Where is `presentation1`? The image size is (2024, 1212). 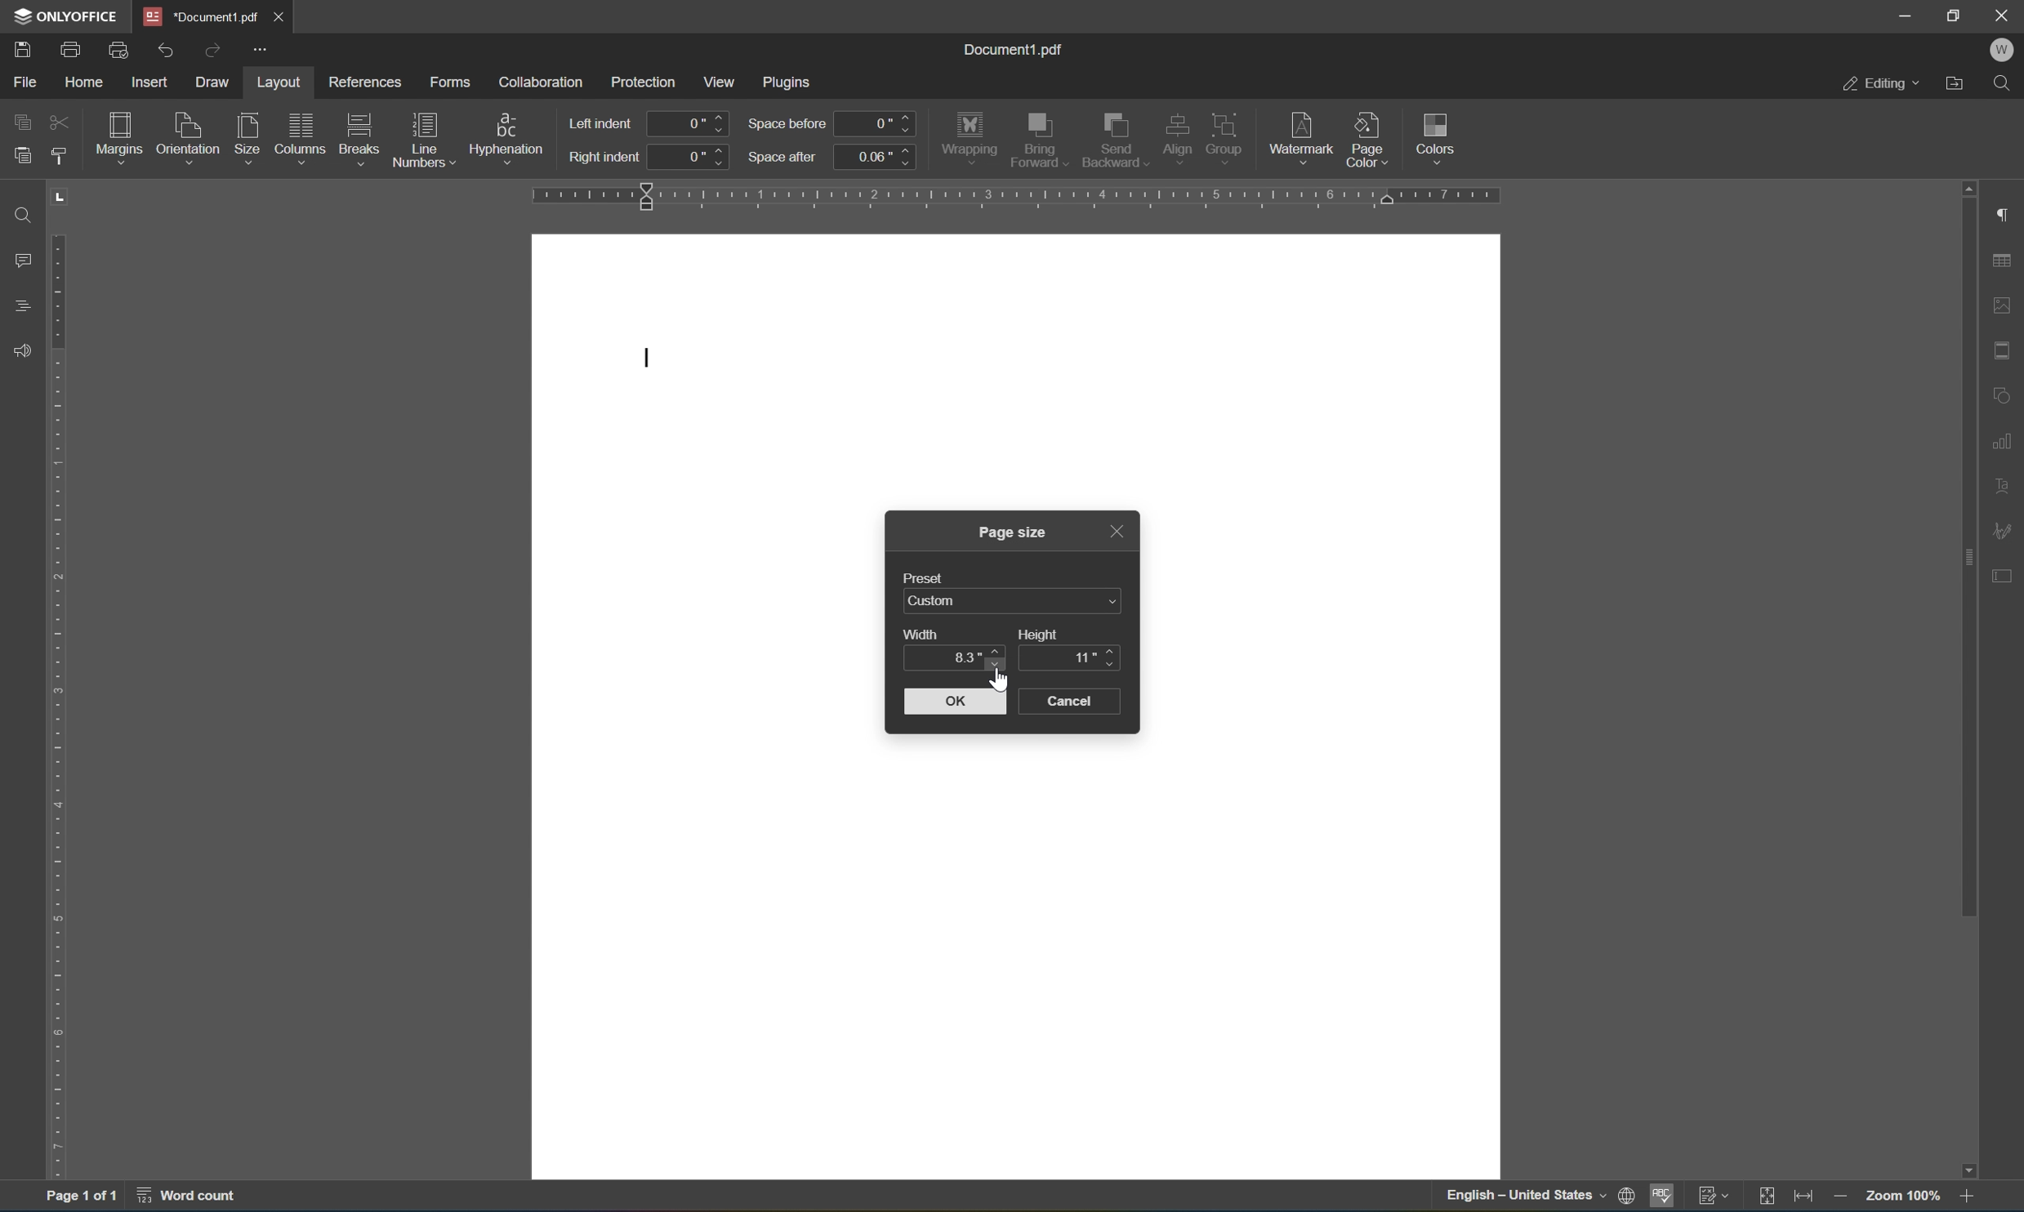
presentation1 is located at coordinates (201, 16).